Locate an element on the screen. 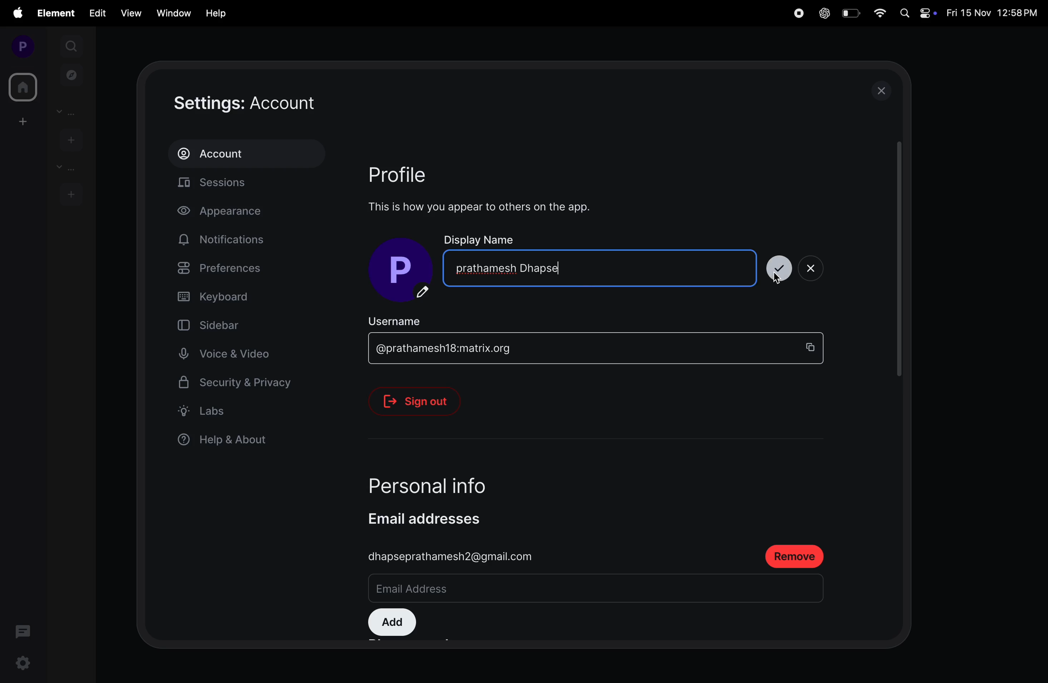 The height and width of the screenshot is (683, 1048). element is located at coordinates (57, 13).